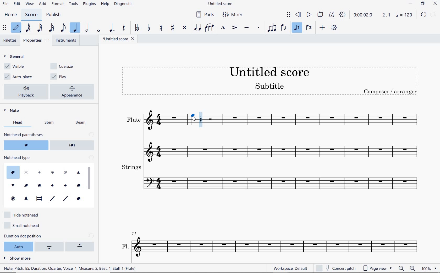  What do you see at coordinates (16, 4) in the screenshot?
I see `edit` at bounding box center [16, 4].